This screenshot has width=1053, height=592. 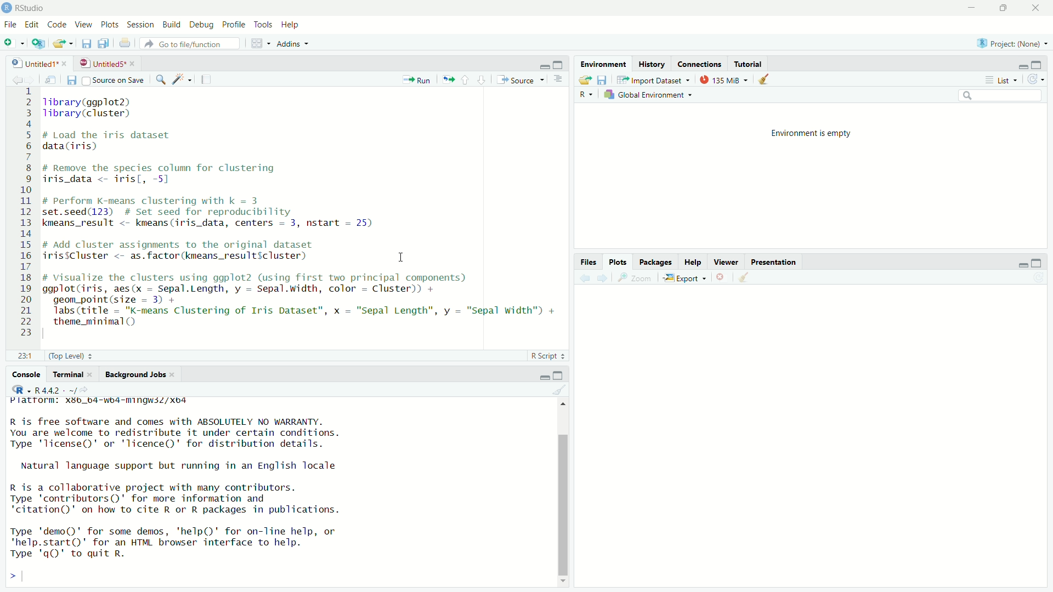 I want to click on maximize, so click(x=1043, y=261).